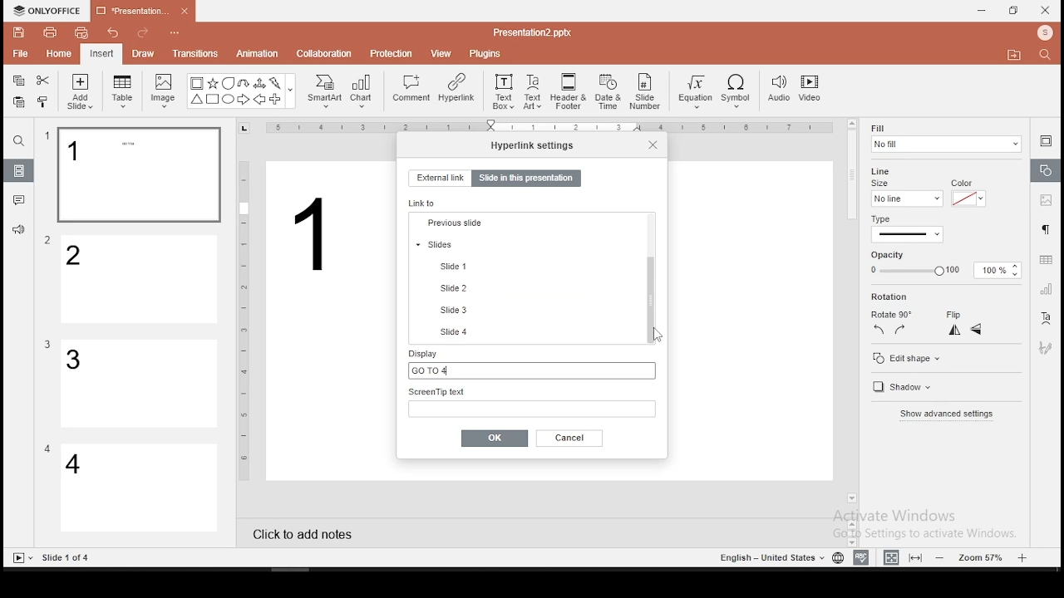 The image size is (1064, 598). I want to click on zoom level, so click(983, 556).